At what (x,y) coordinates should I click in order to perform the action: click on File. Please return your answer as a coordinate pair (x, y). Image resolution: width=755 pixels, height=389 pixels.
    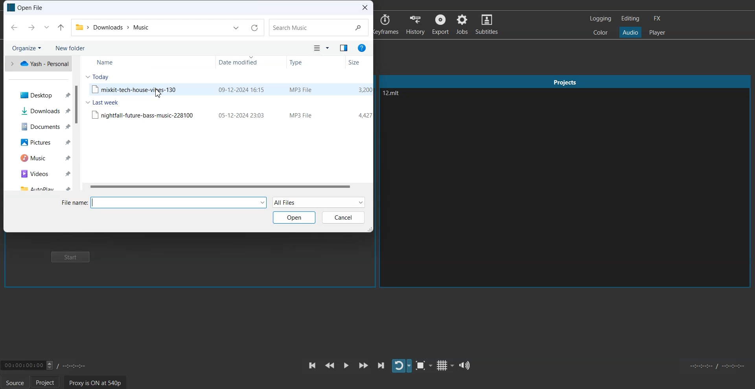
    Looking at the image, I should click on (230, 114).